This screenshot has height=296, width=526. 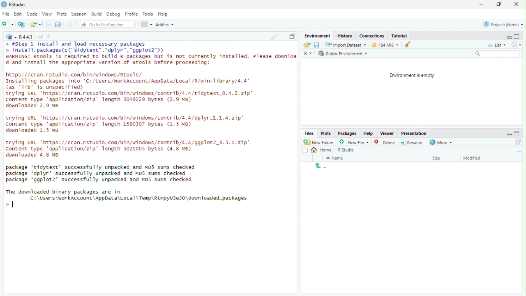 What do you see at coordinates (71, 24) in the screenshot?
I see `Print` at bounding box center [71, 24].